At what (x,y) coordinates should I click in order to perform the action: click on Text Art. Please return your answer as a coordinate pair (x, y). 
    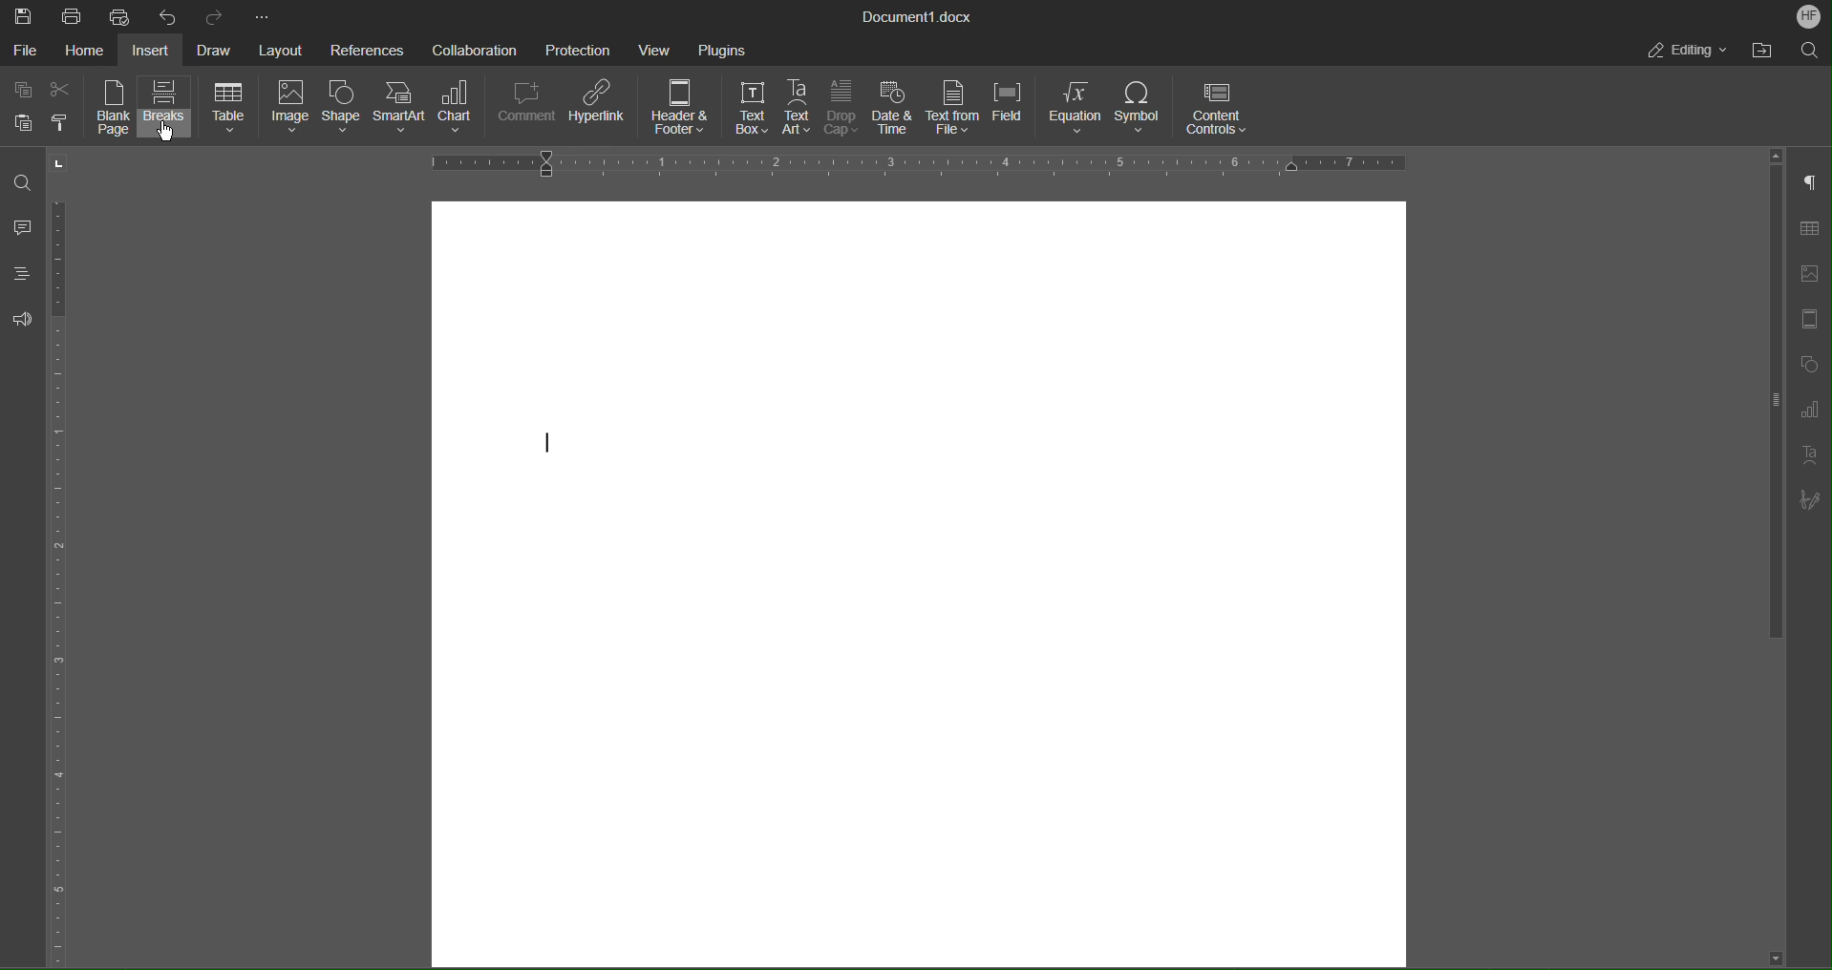
    Looking at the image, I should click on (1809, 457).